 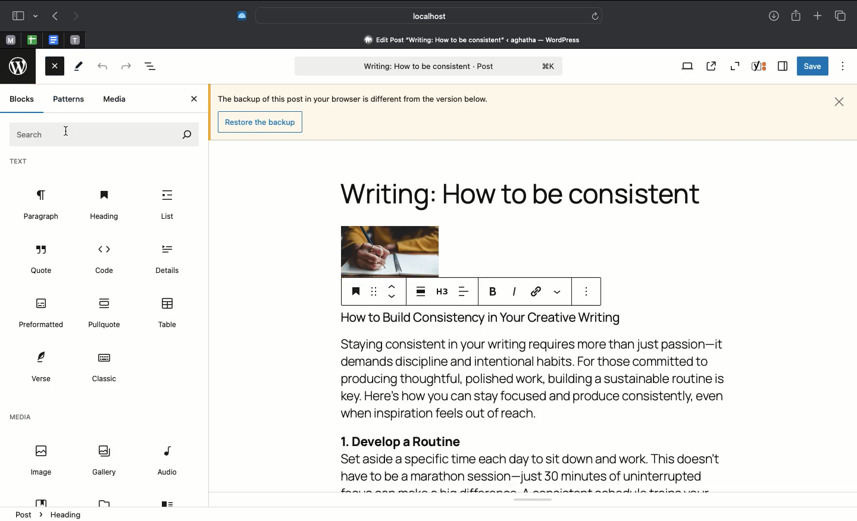 I want to click on Add new tab, so click(x=819, y=15).